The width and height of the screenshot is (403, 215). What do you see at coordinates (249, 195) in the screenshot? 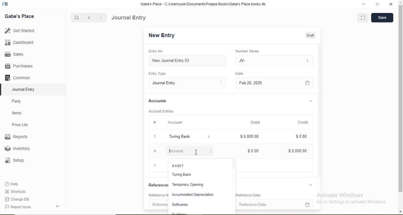
I see `Reference Date` at bounding box center [249, 195].